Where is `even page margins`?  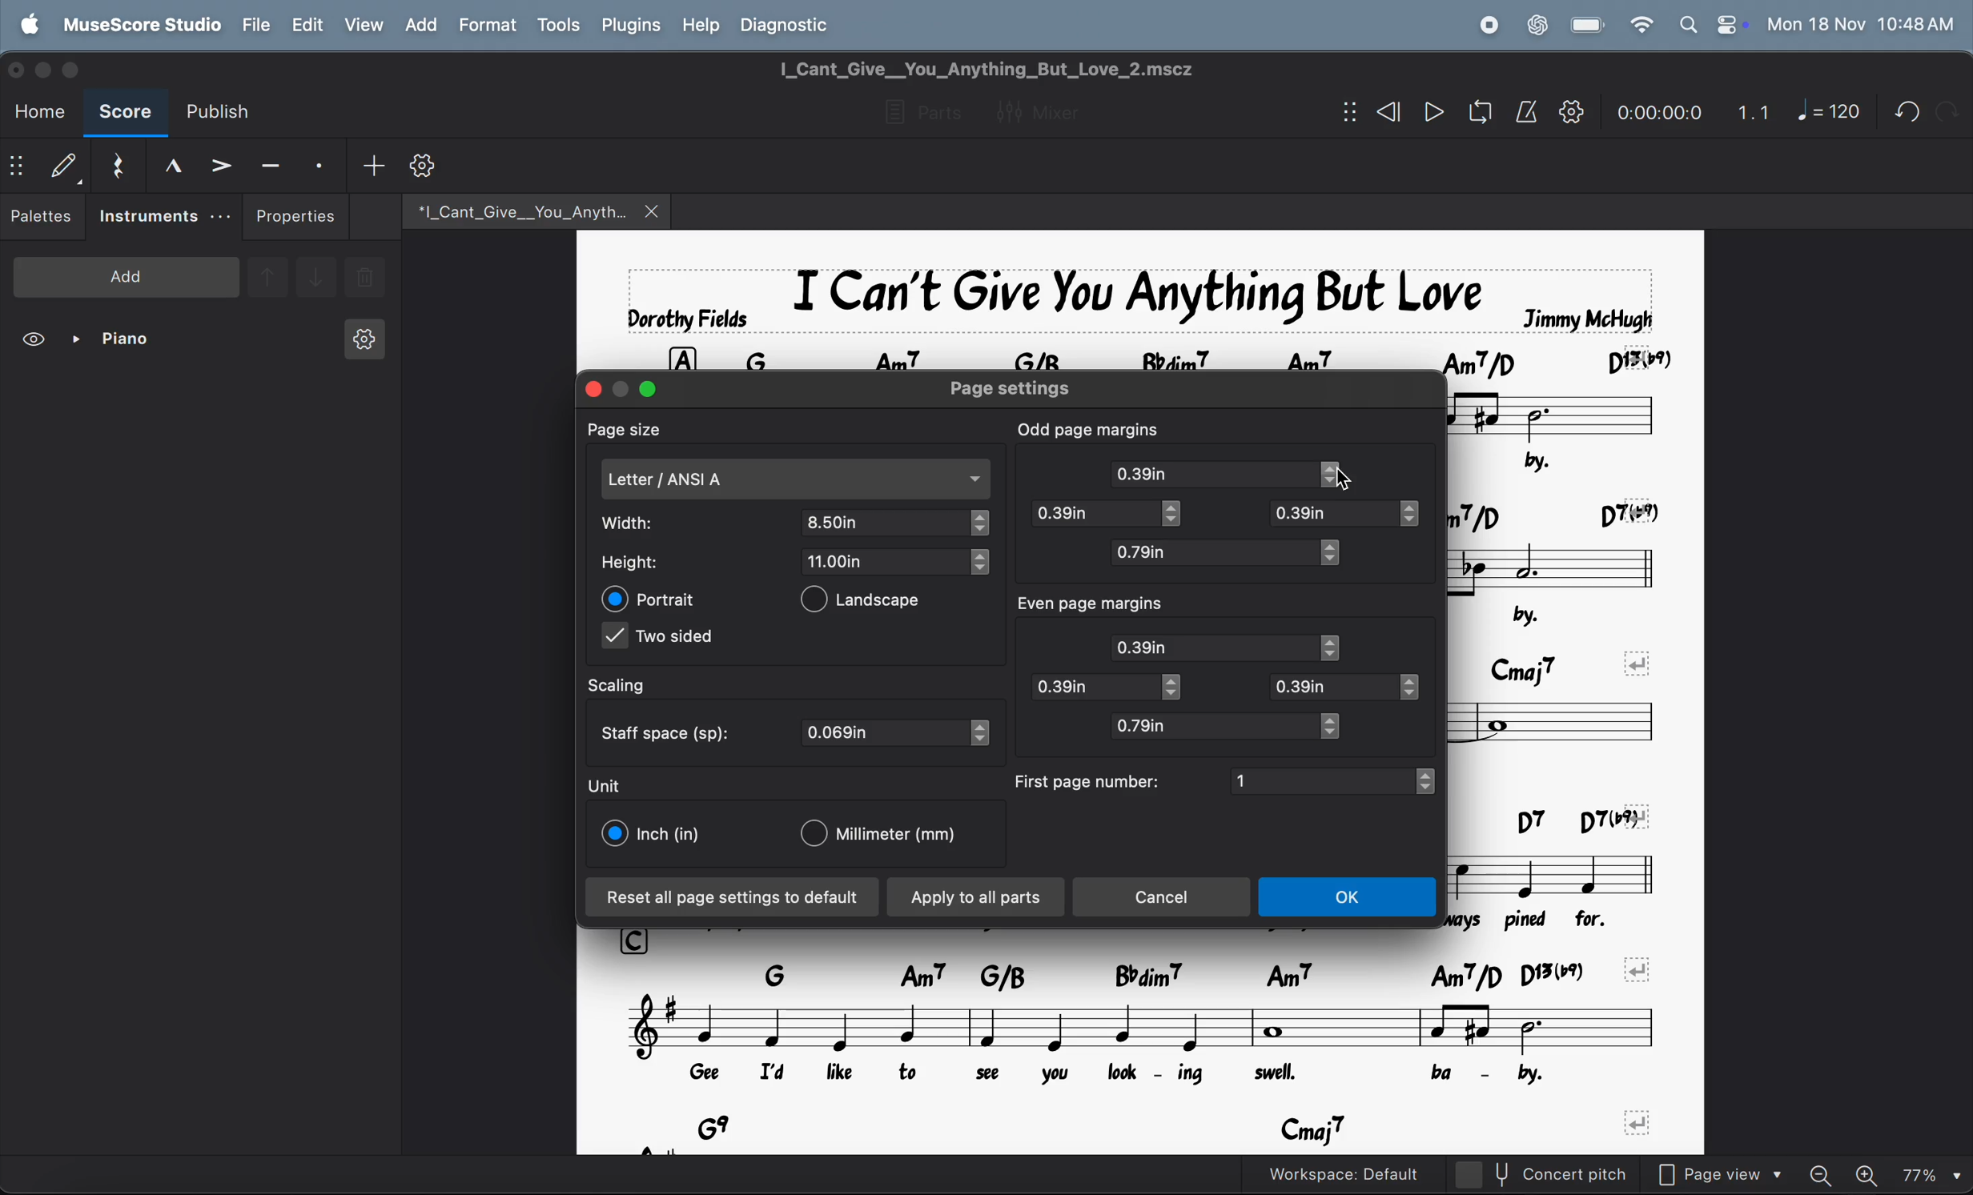 even page margins is located at coordinates (1109, 605).